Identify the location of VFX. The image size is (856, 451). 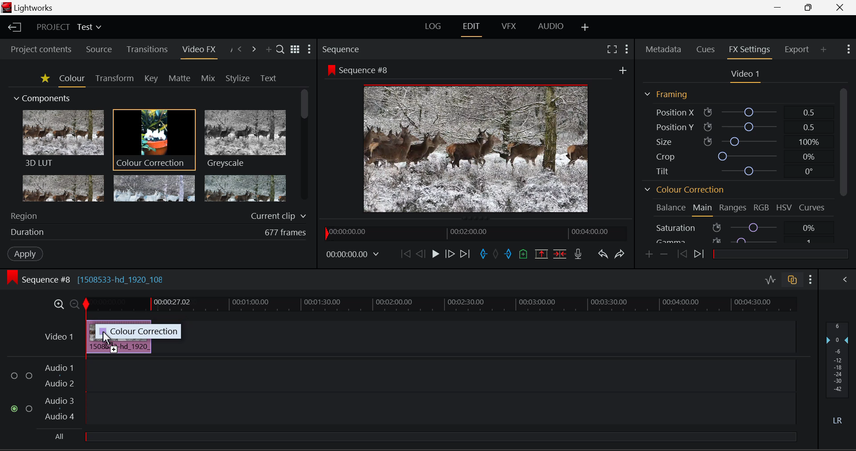
(508, 27).